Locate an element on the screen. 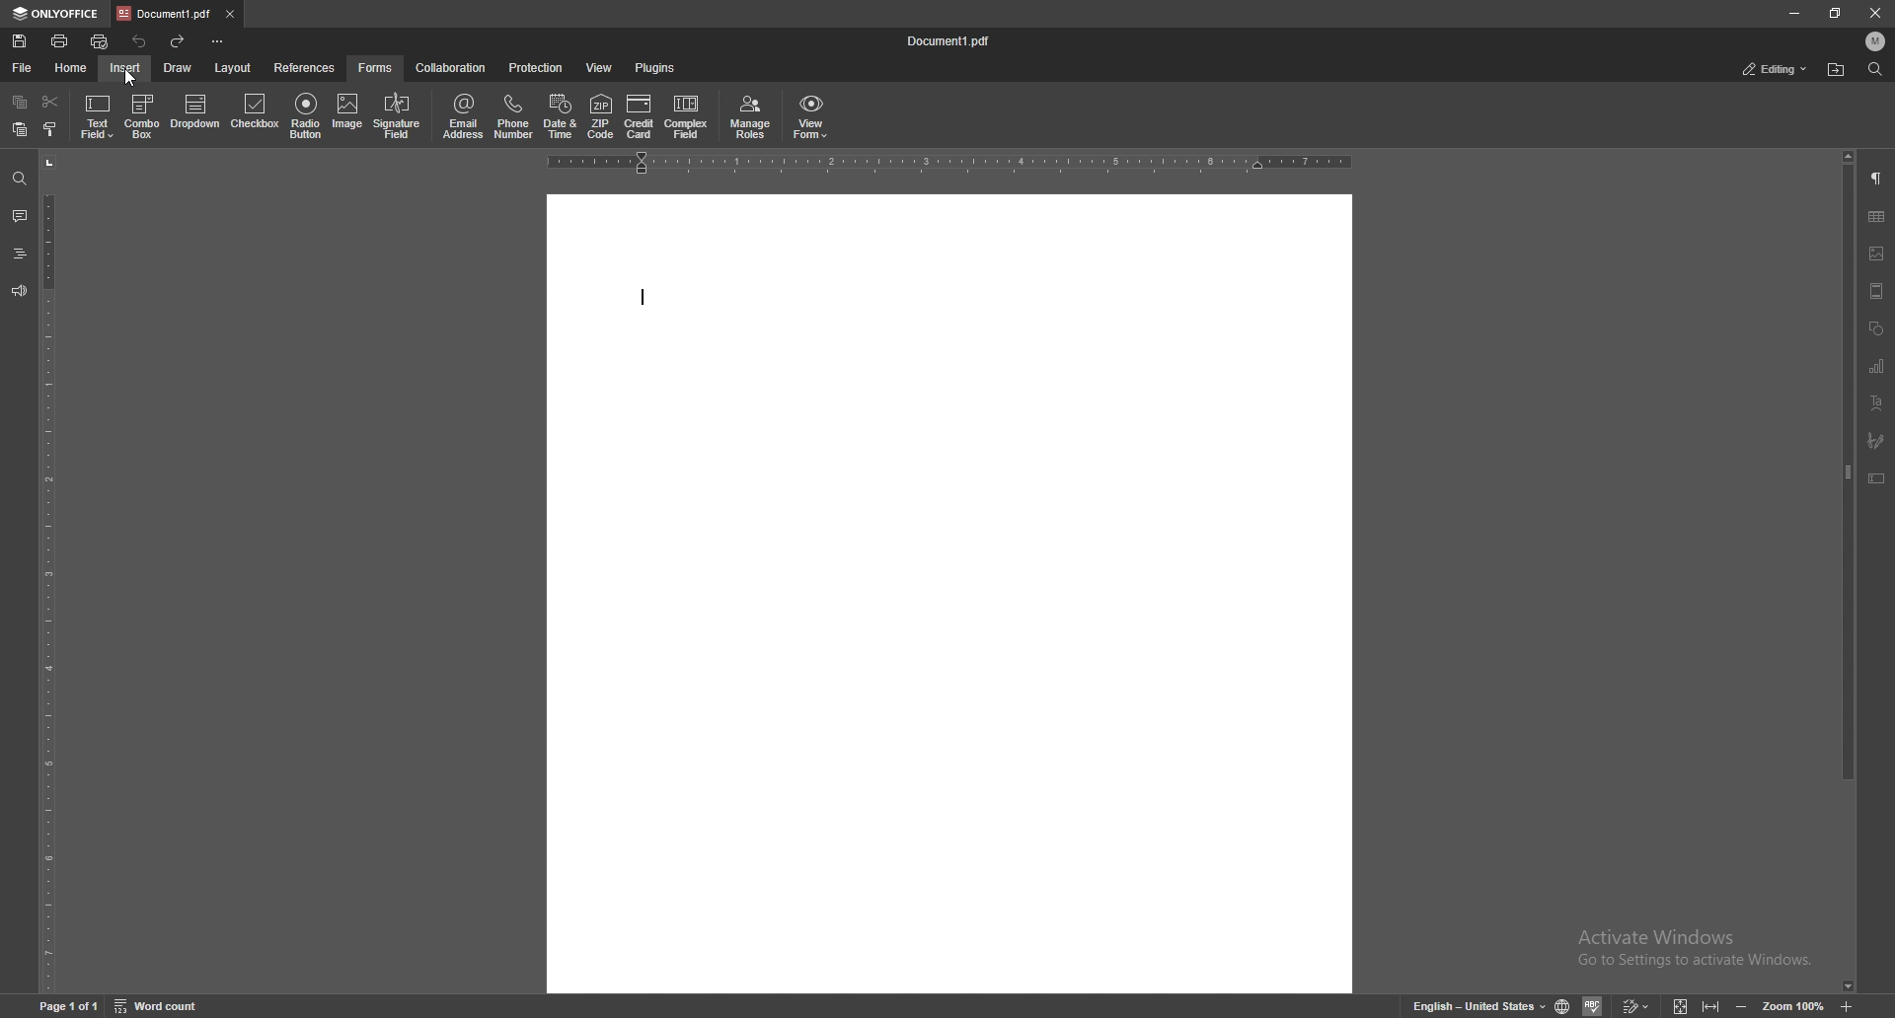  quick print is located at coordinates (100, 43).